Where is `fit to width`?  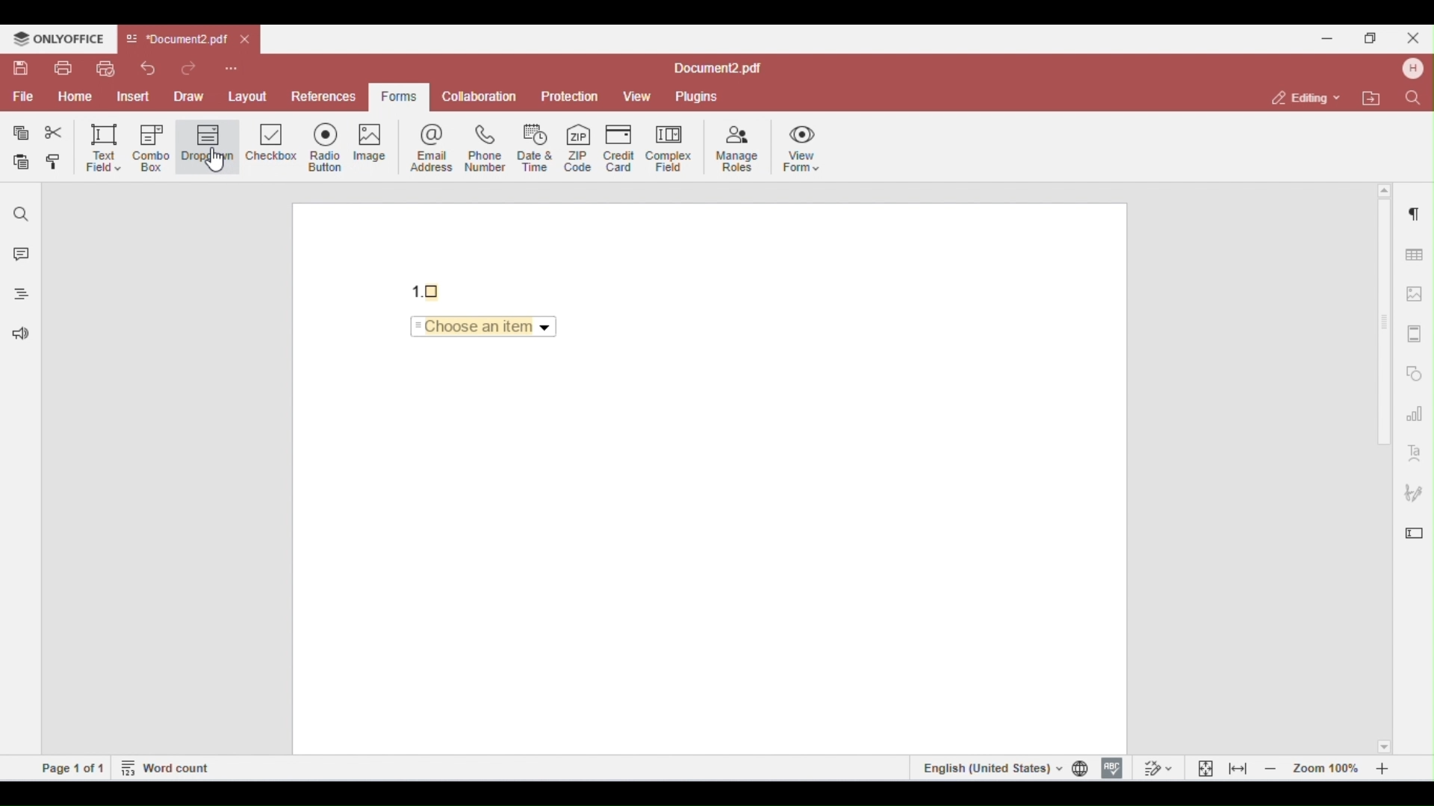
fit to width is located at coordinates (1238, 768).